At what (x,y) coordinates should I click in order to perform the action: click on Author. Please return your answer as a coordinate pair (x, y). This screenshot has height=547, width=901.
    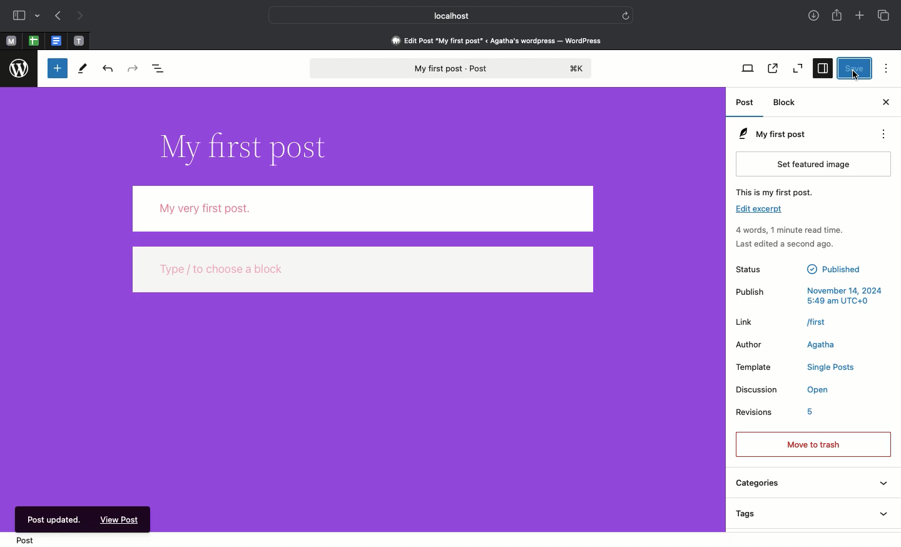
    Looking at the image, I should click on (795, 345).